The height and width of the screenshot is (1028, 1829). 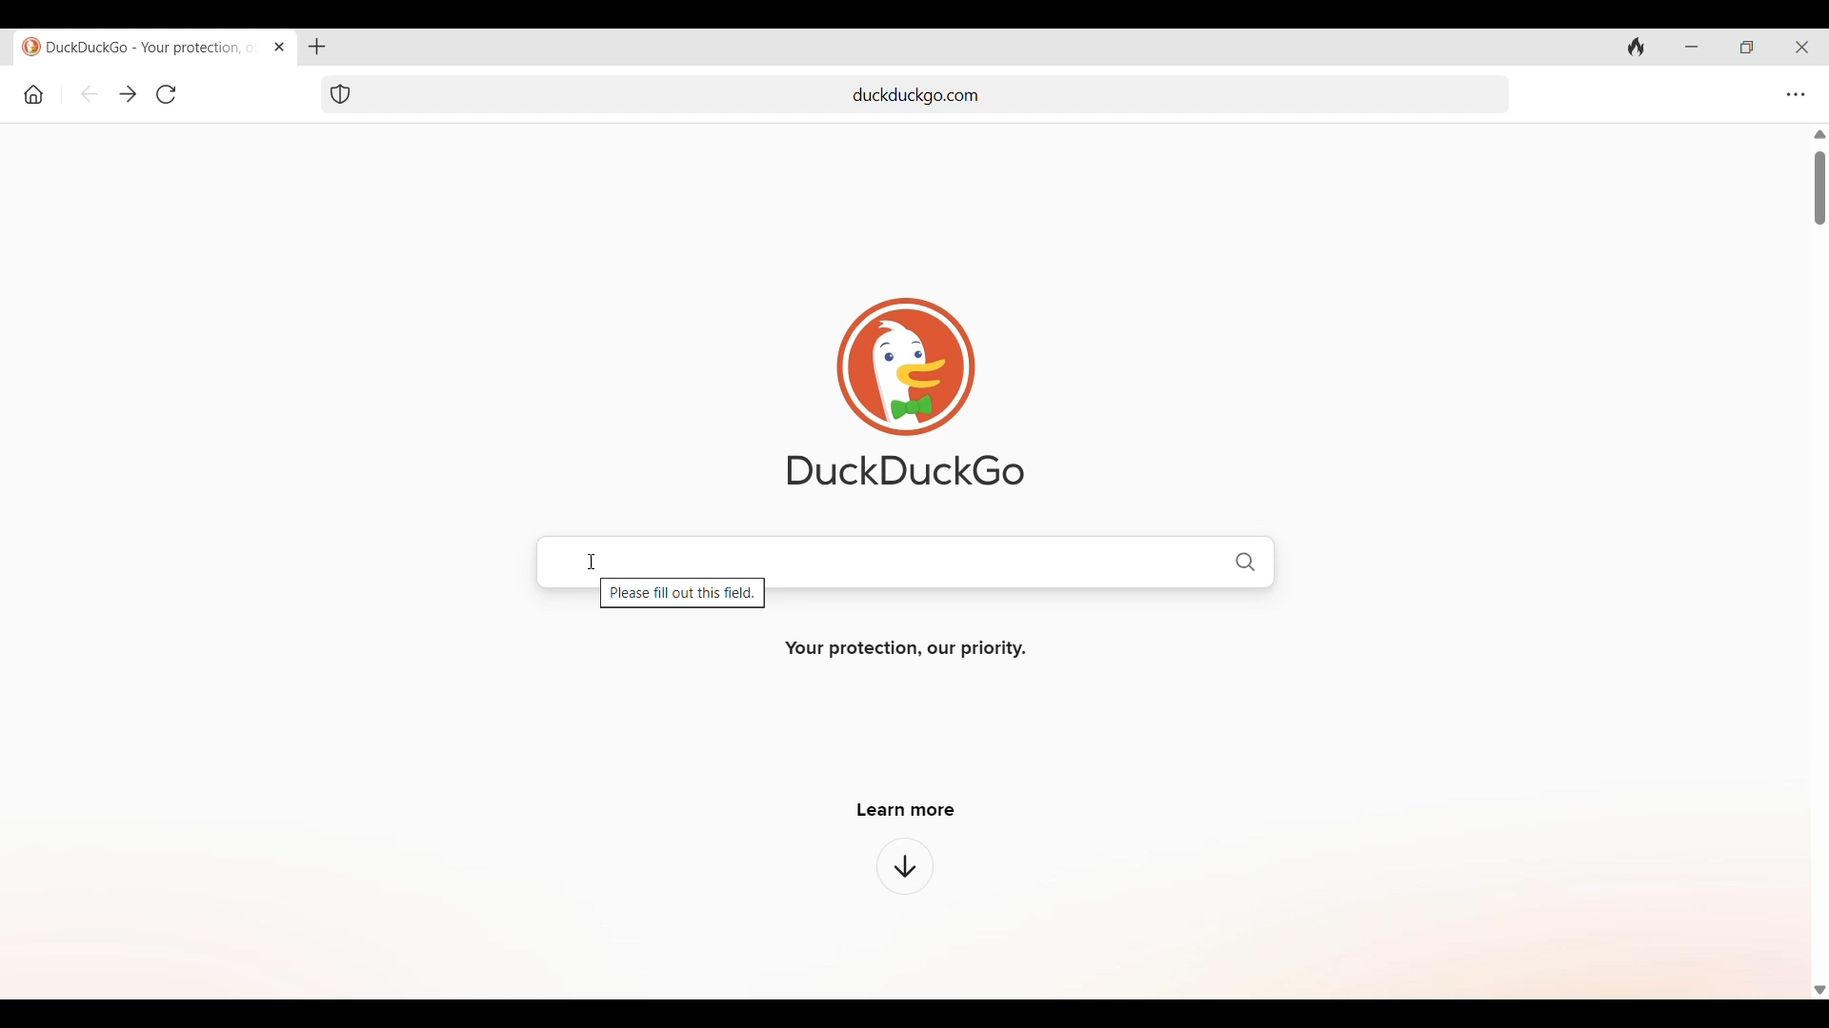 What do you see at coordinates (590, 562) in the screenshot?
I see `Cursor` at bounding box center [590, 562].